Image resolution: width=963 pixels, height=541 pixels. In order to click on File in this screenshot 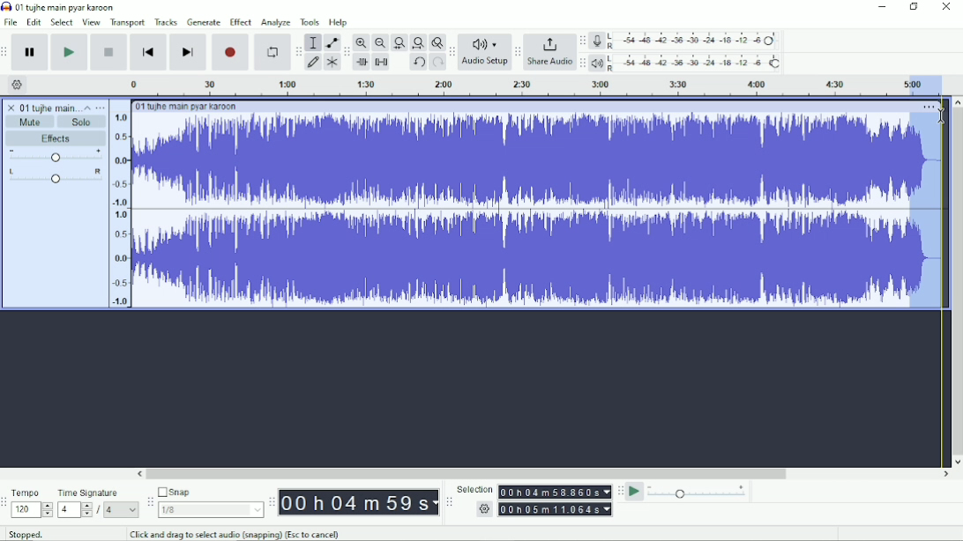, I will do `click(11, 23)`.